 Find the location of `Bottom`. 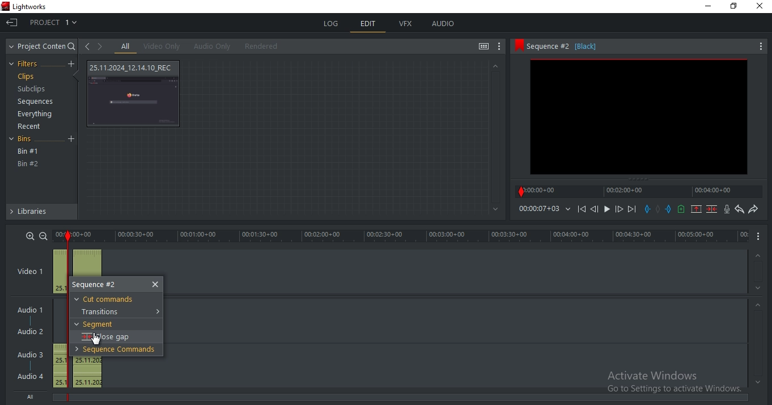

Bottom is located at coordinates (756, 382).